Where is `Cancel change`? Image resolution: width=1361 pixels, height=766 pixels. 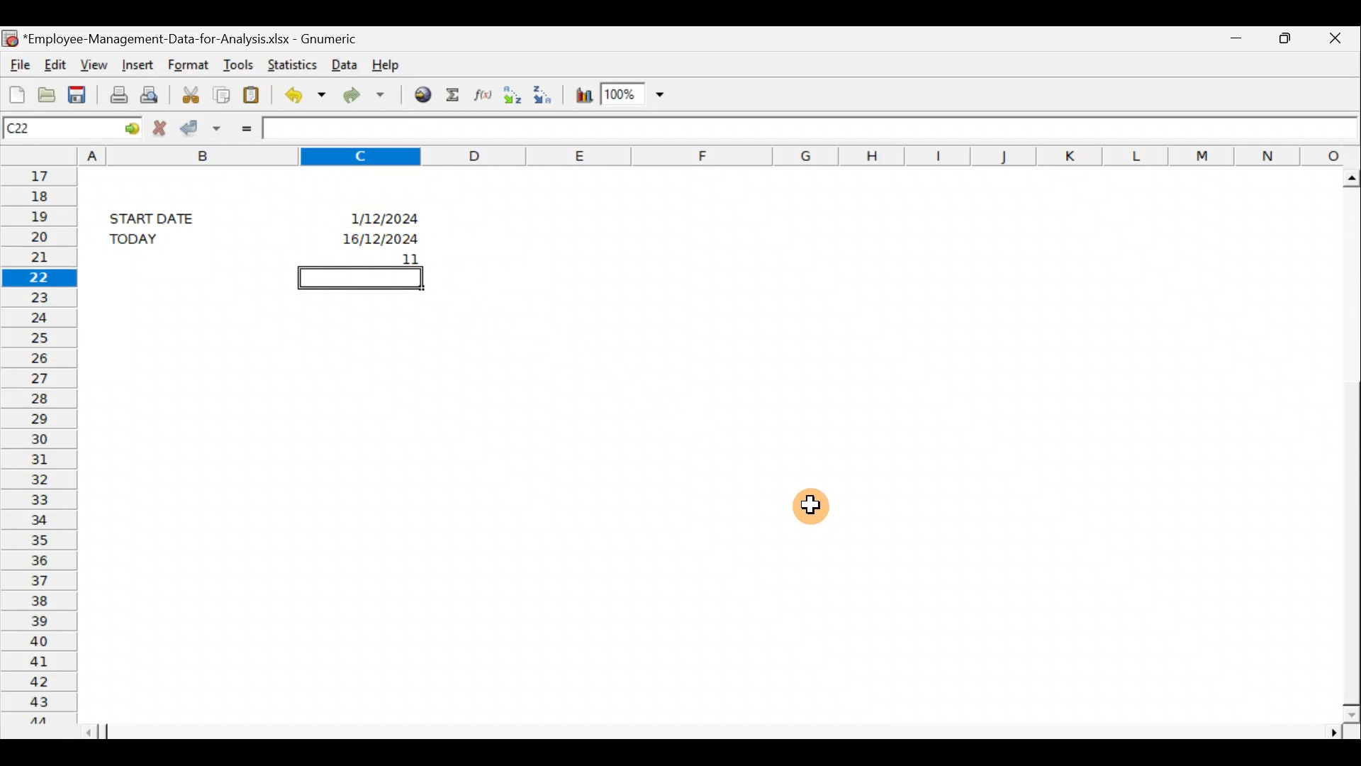 Cancel change is located at coordinates (158, 127).